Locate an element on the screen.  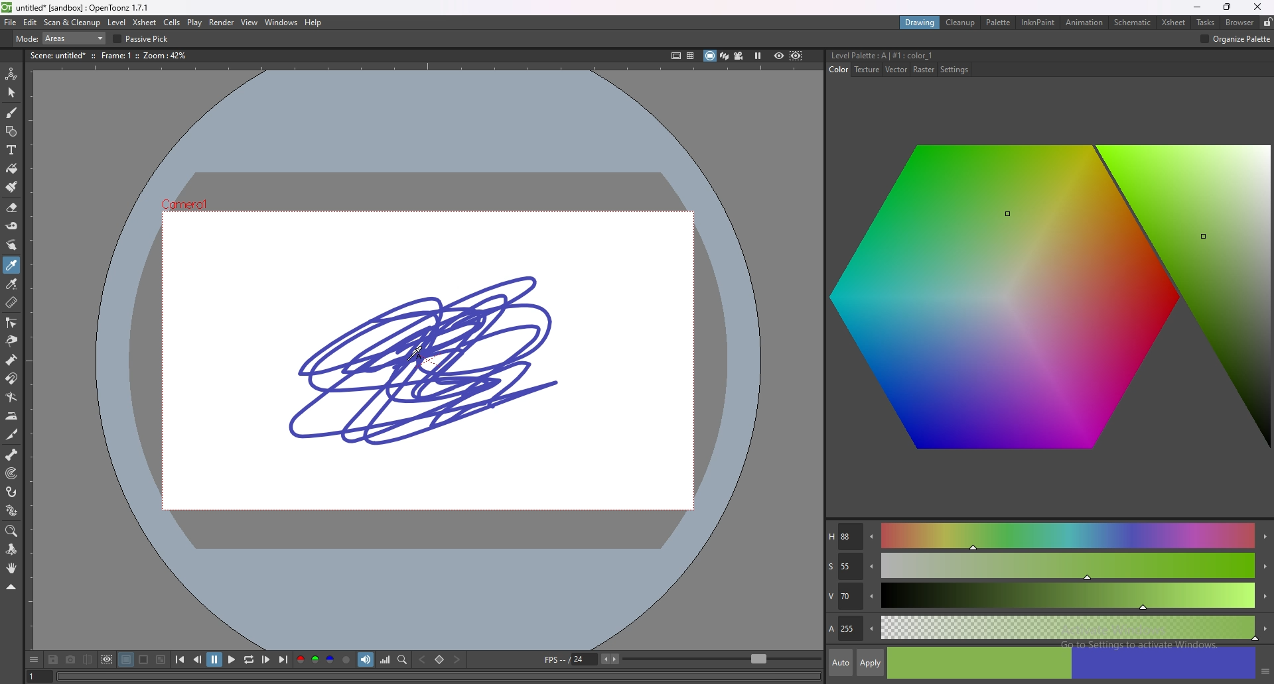
animation is located at coordinates (1085, 23).